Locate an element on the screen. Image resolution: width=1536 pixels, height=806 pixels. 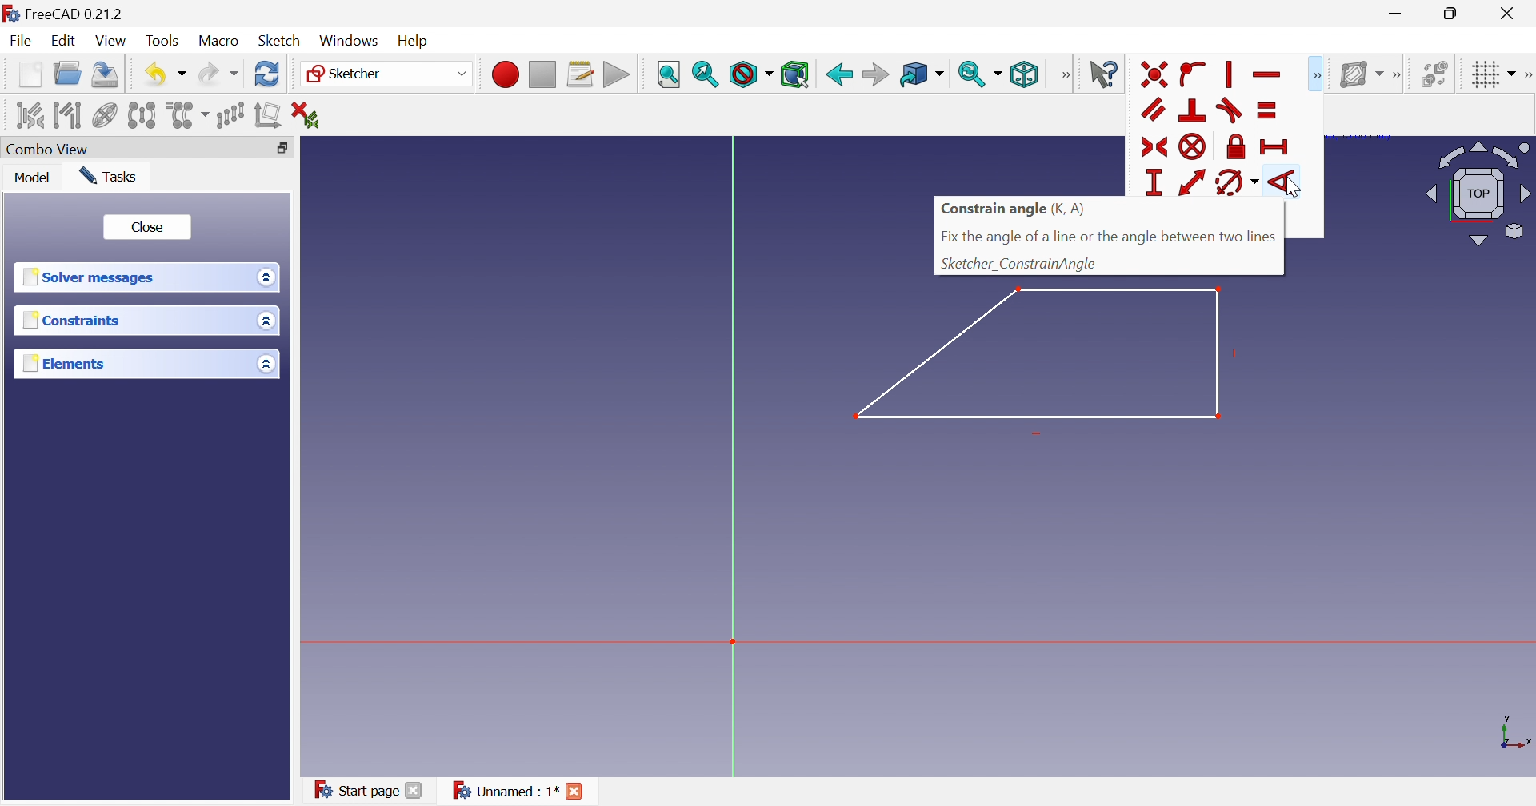
Constraint lock is located at coordinates (1235, 147).